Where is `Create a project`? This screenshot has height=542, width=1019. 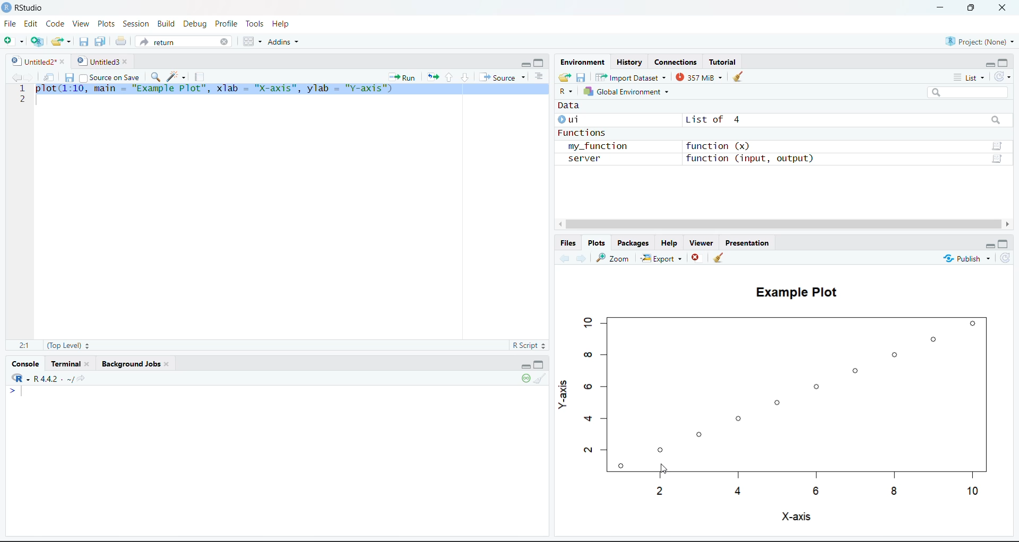 Create a project is located at coordinates (37, 41).